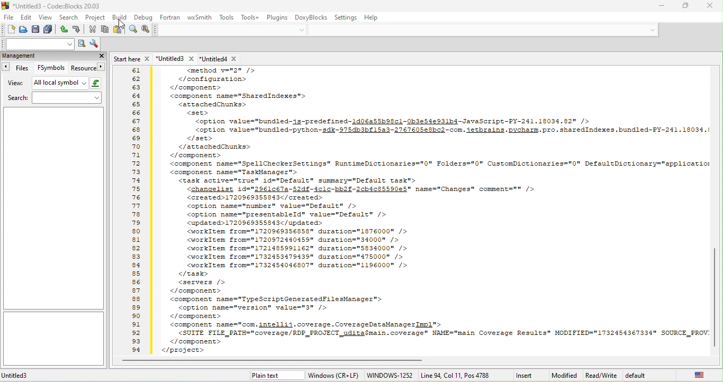 The width and height of the screenshot is (723, 382). Describe the element at coordinates (95, 17) in the screenshot. I see `project` at that location.